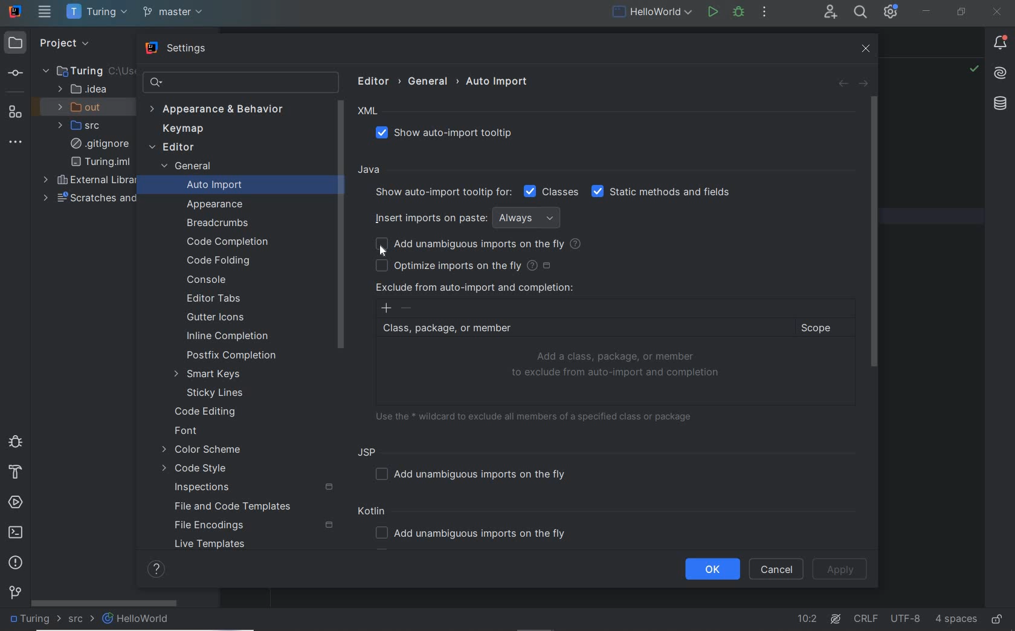 The height and width of the screenshot is (631, 1015). What do you see at coordinates (172, 148) in the screenshot?
I see `EDITOR` at bounding box center [172, 148].